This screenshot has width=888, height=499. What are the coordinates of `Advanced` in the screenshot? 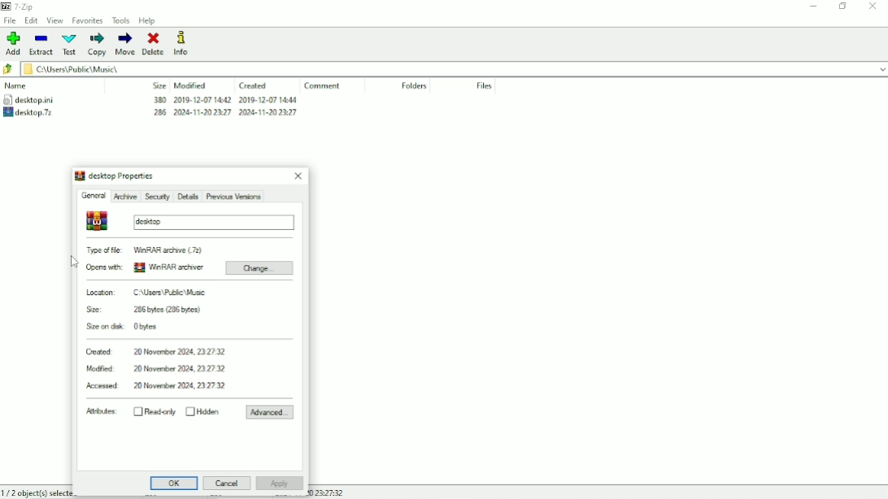 It's located at (269, 413).